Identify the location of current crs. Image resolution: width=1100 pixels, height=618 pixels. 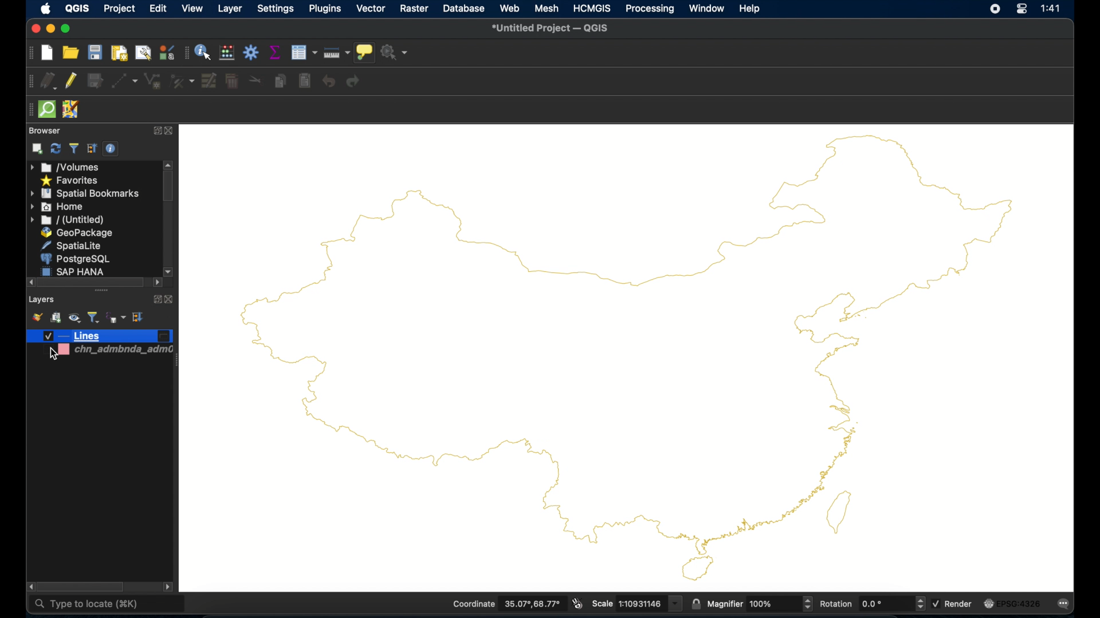
(1014, 603).